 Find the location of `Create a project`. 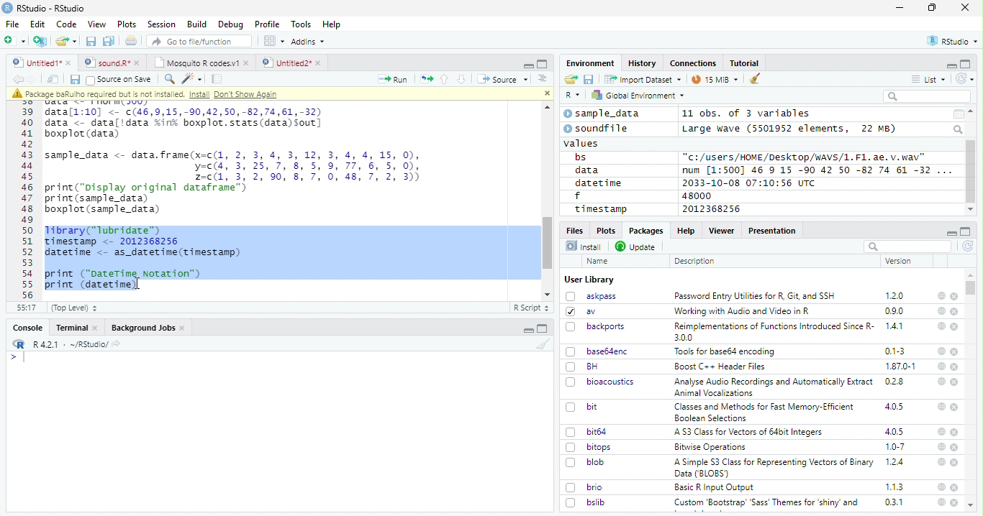

Create a project is located at coordinates (40, 41).